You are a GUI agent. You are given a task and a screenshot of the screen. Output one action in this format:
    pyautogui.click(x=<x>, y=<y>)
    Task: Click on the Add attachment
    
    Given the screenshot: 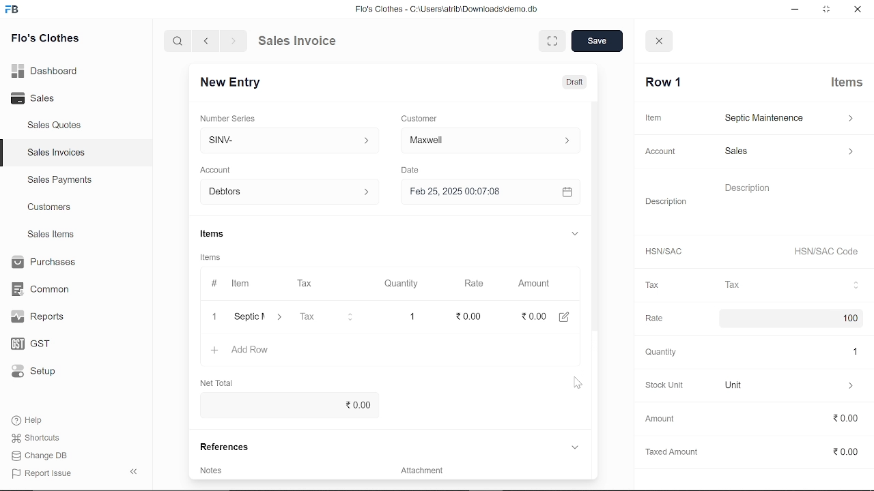 What is the action you would take?
    pyautogui.click(x=488, y=468)
    